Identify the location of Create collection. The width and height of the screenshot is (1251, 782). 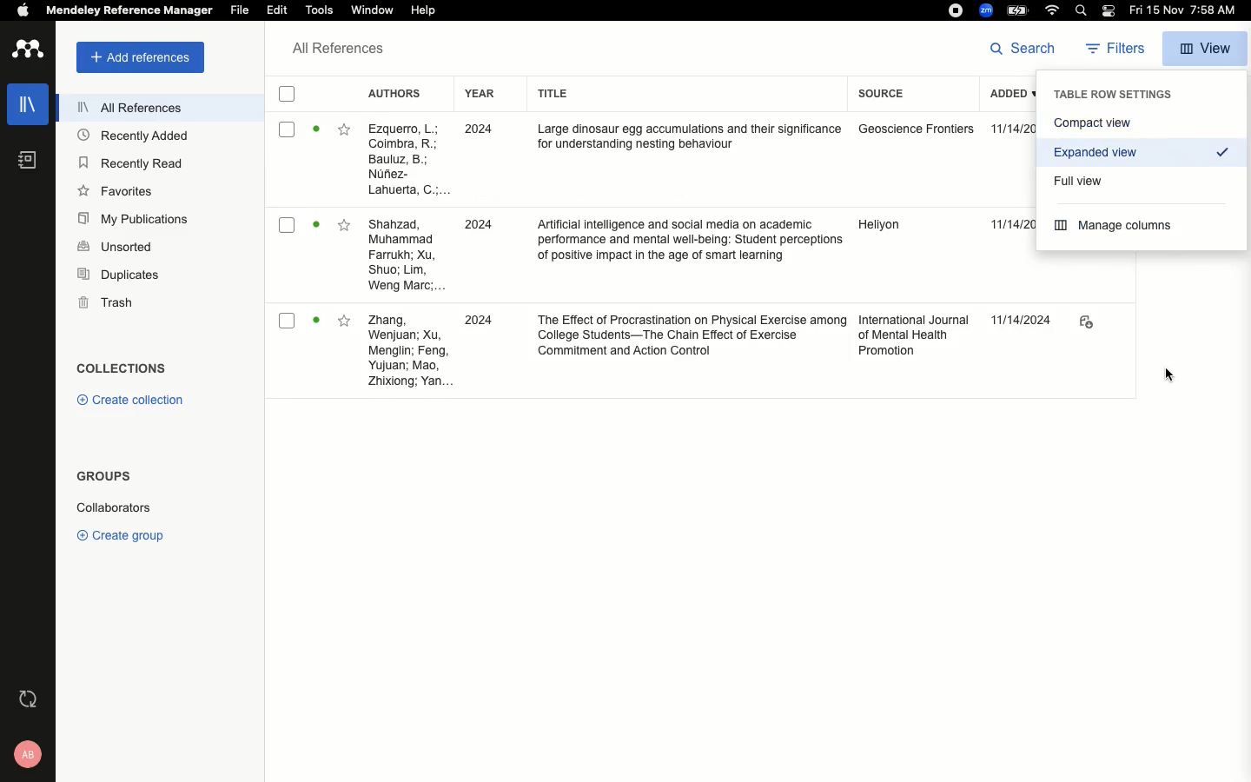
(126, 400).